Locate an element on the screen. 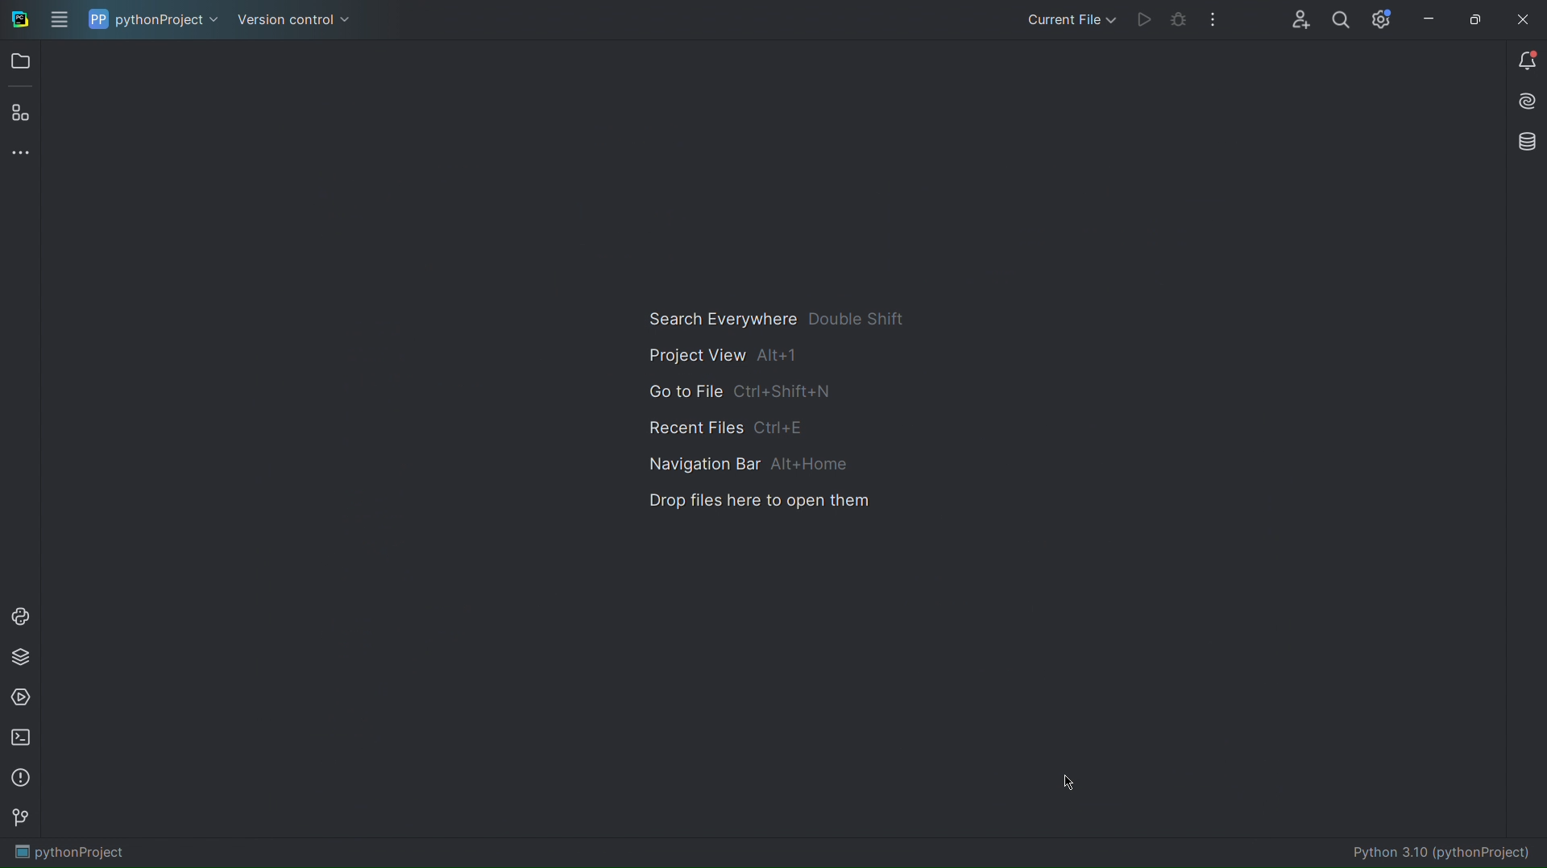  Python Console is located at coordinates (23, 617).